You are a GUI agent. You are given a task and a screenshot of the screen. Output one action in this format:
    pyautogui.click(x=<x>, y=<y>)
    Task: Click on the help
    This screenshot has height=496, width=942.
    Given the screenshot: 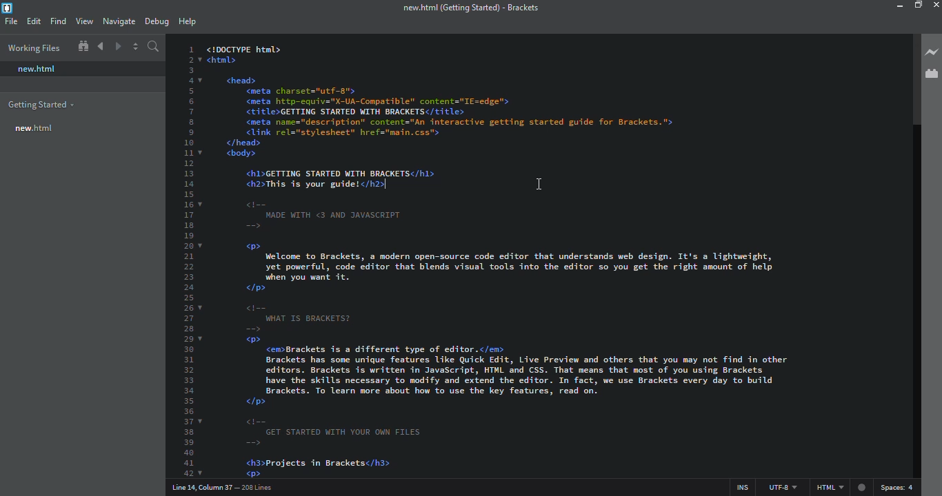 What is the action you would take?
    pyautogui.click(x=190, y=19)
    